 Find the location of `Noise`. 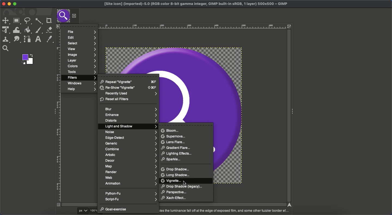

Noise is located at coordinates (131, 132).